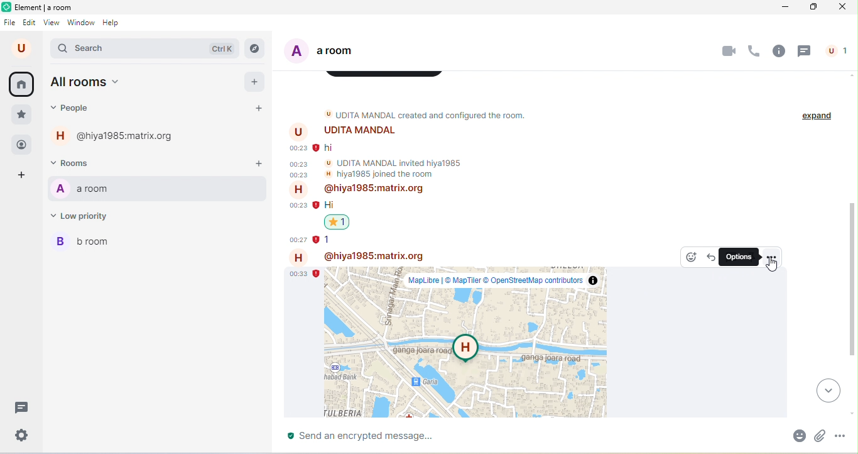 This screenshot has height=454, width=858. What do you see at coordinates (805, 52) in the screenshot?
I see `thread` at bounding box center [805, 52].